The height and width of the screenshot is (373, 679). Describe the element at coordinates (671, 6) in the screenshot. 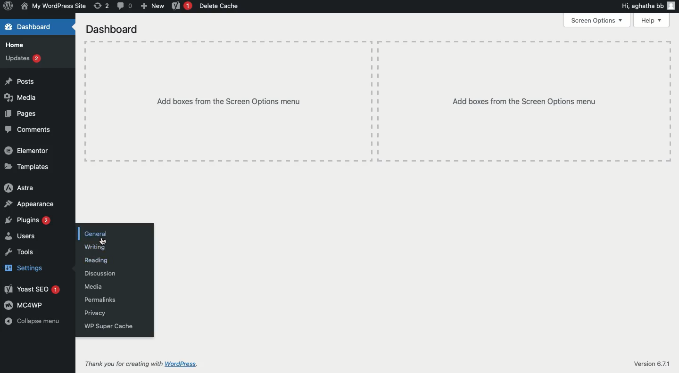

I see `user icon` at that location.